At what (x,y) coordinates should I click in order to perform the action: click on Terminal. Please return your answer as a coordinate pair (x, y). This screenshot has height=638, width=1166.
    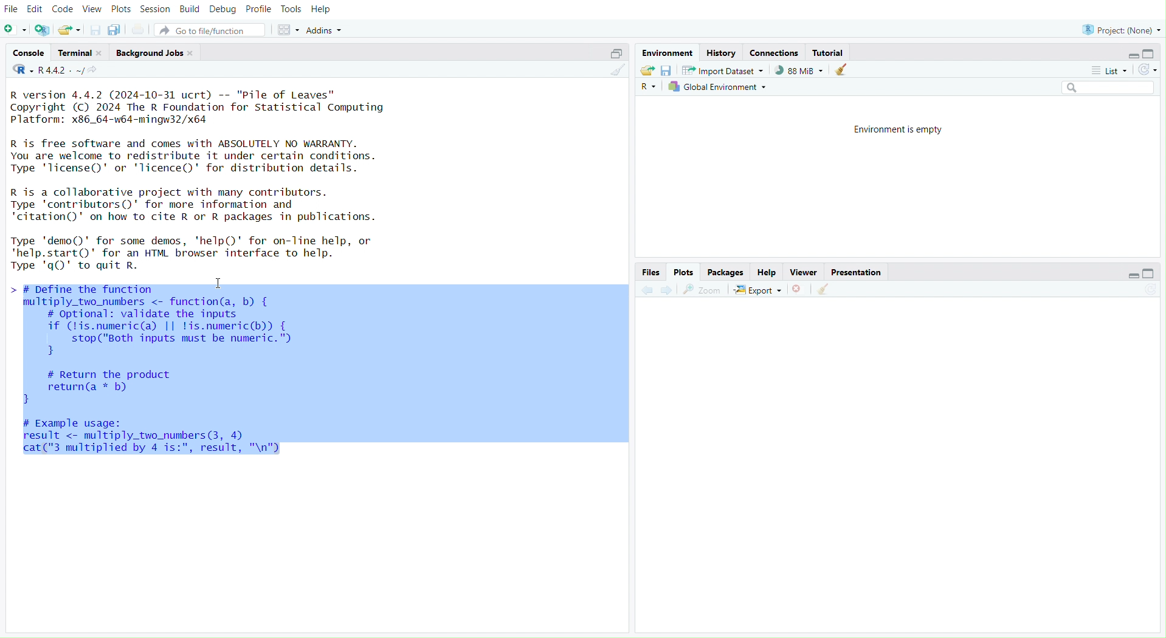
    Looking at the image, I should click on (80, 53).